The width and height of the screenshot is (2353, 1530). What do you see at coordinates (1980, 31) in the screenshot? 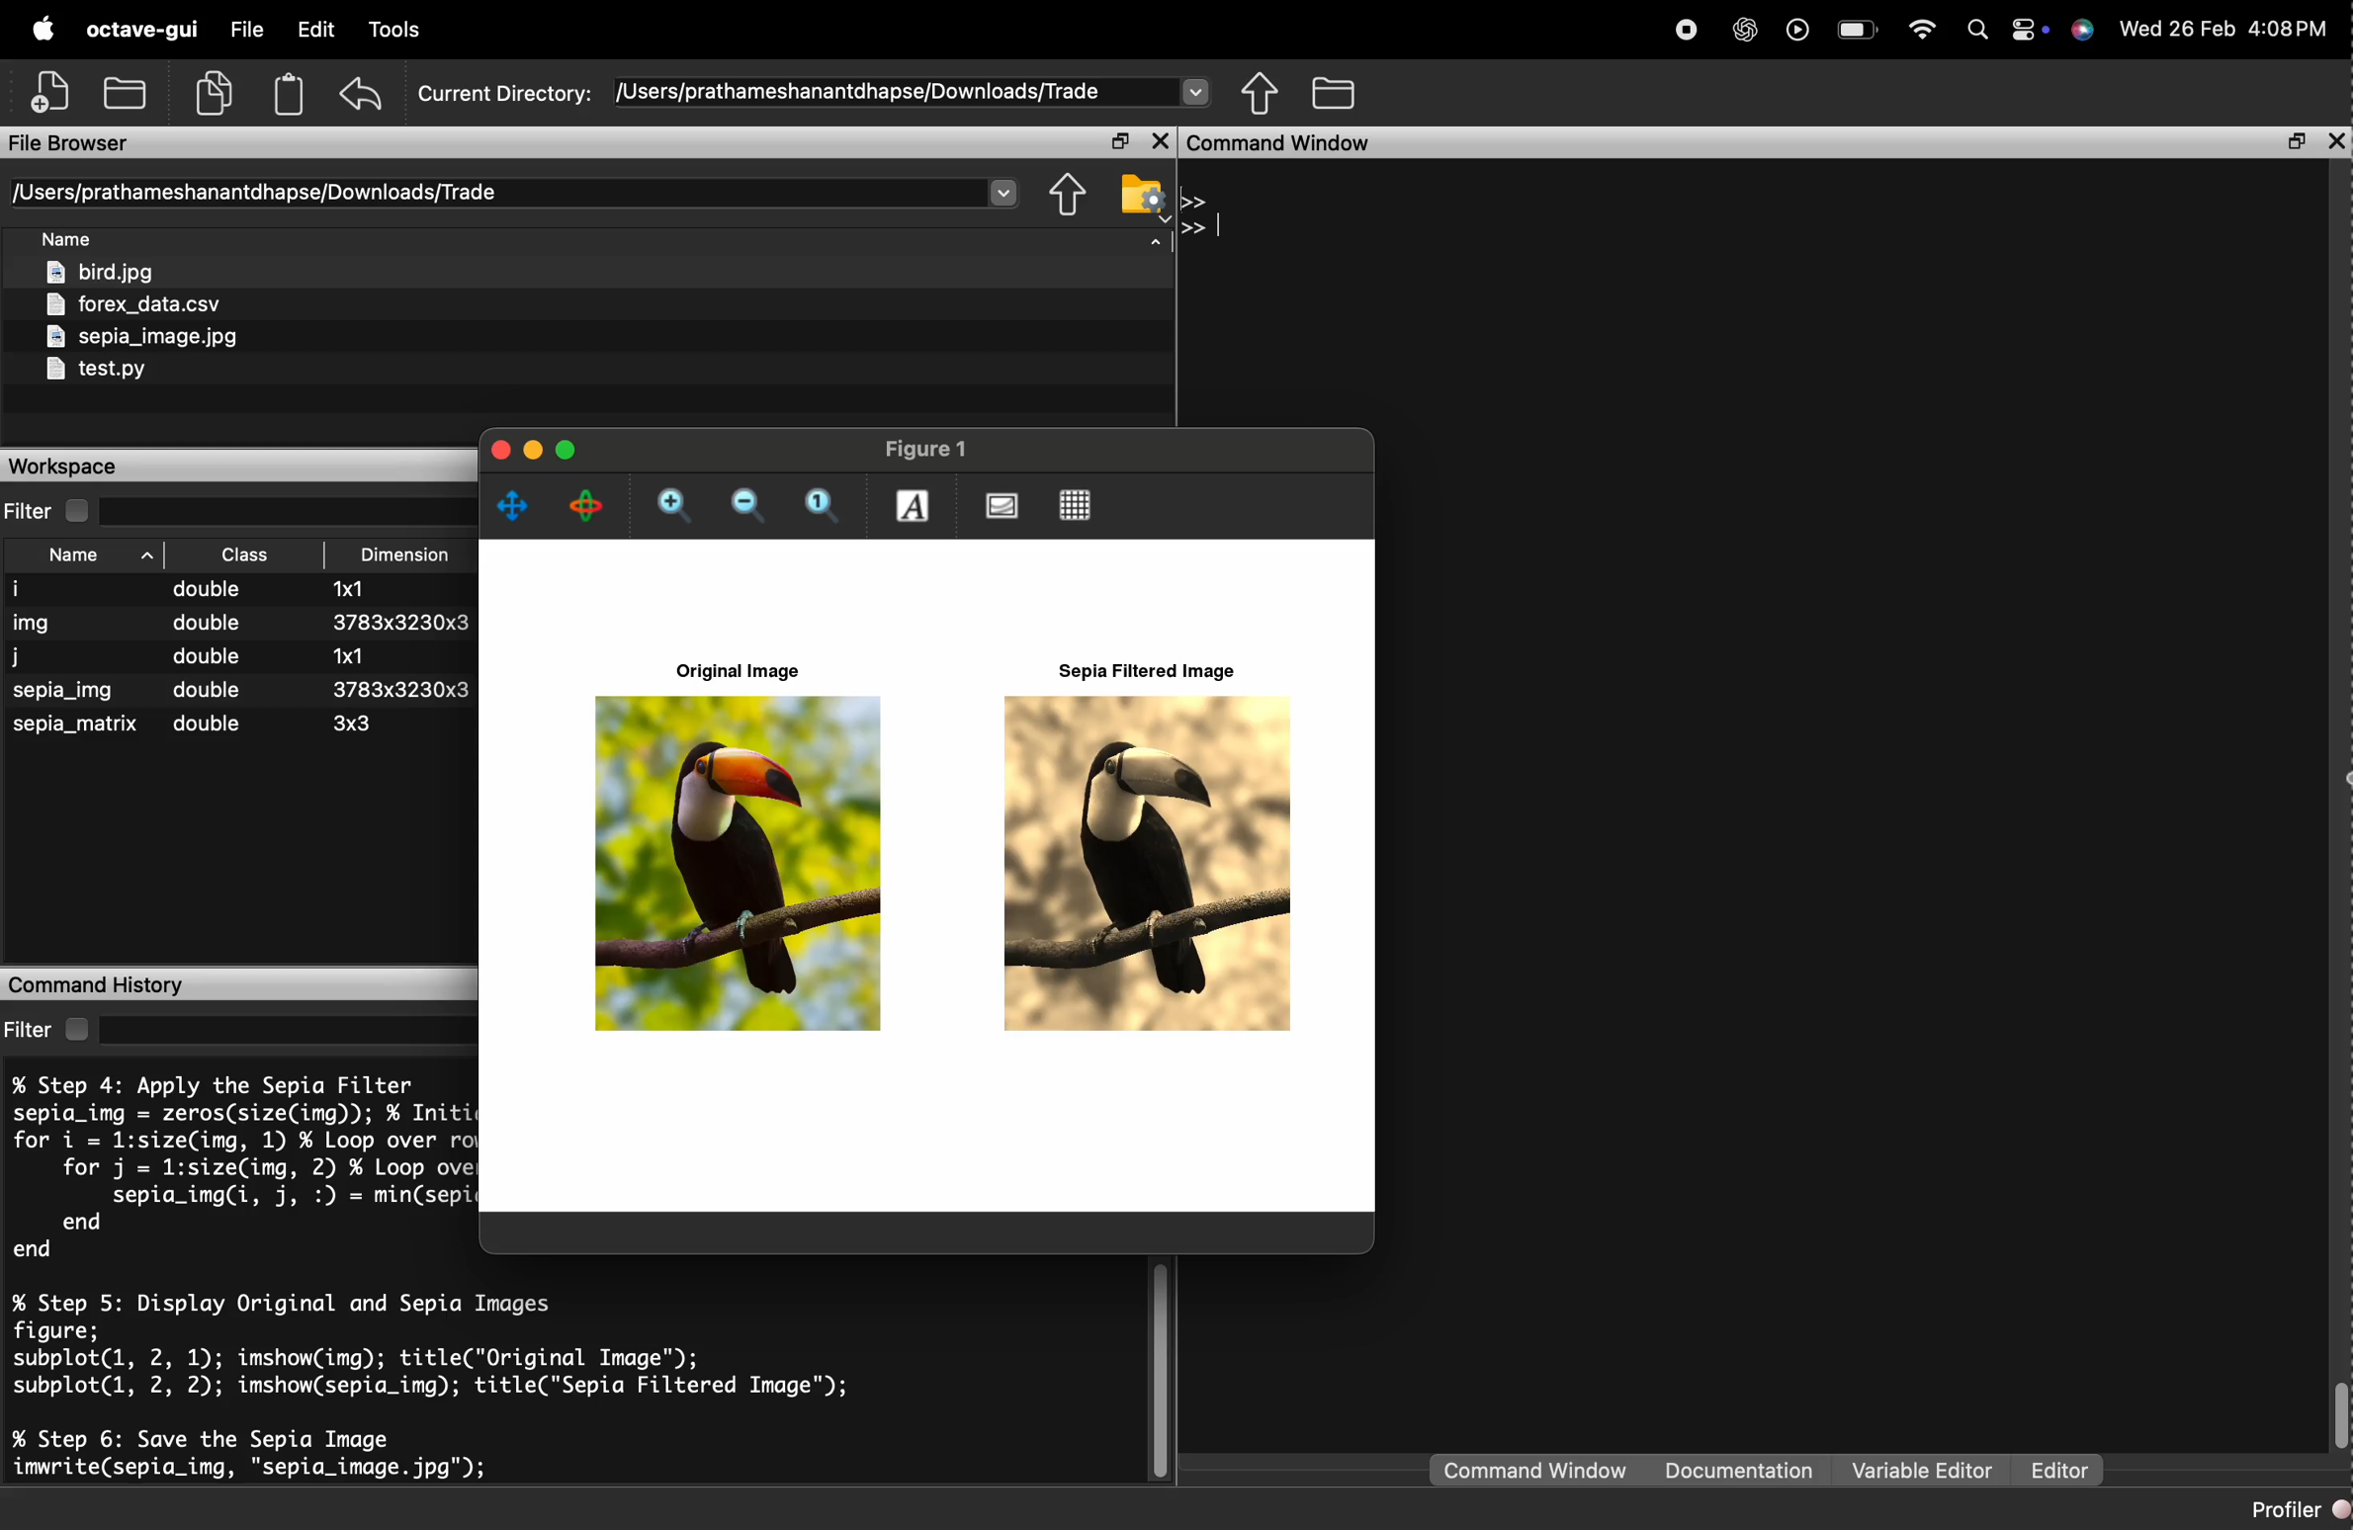
I see `search` at bounding box center [1980, 31].